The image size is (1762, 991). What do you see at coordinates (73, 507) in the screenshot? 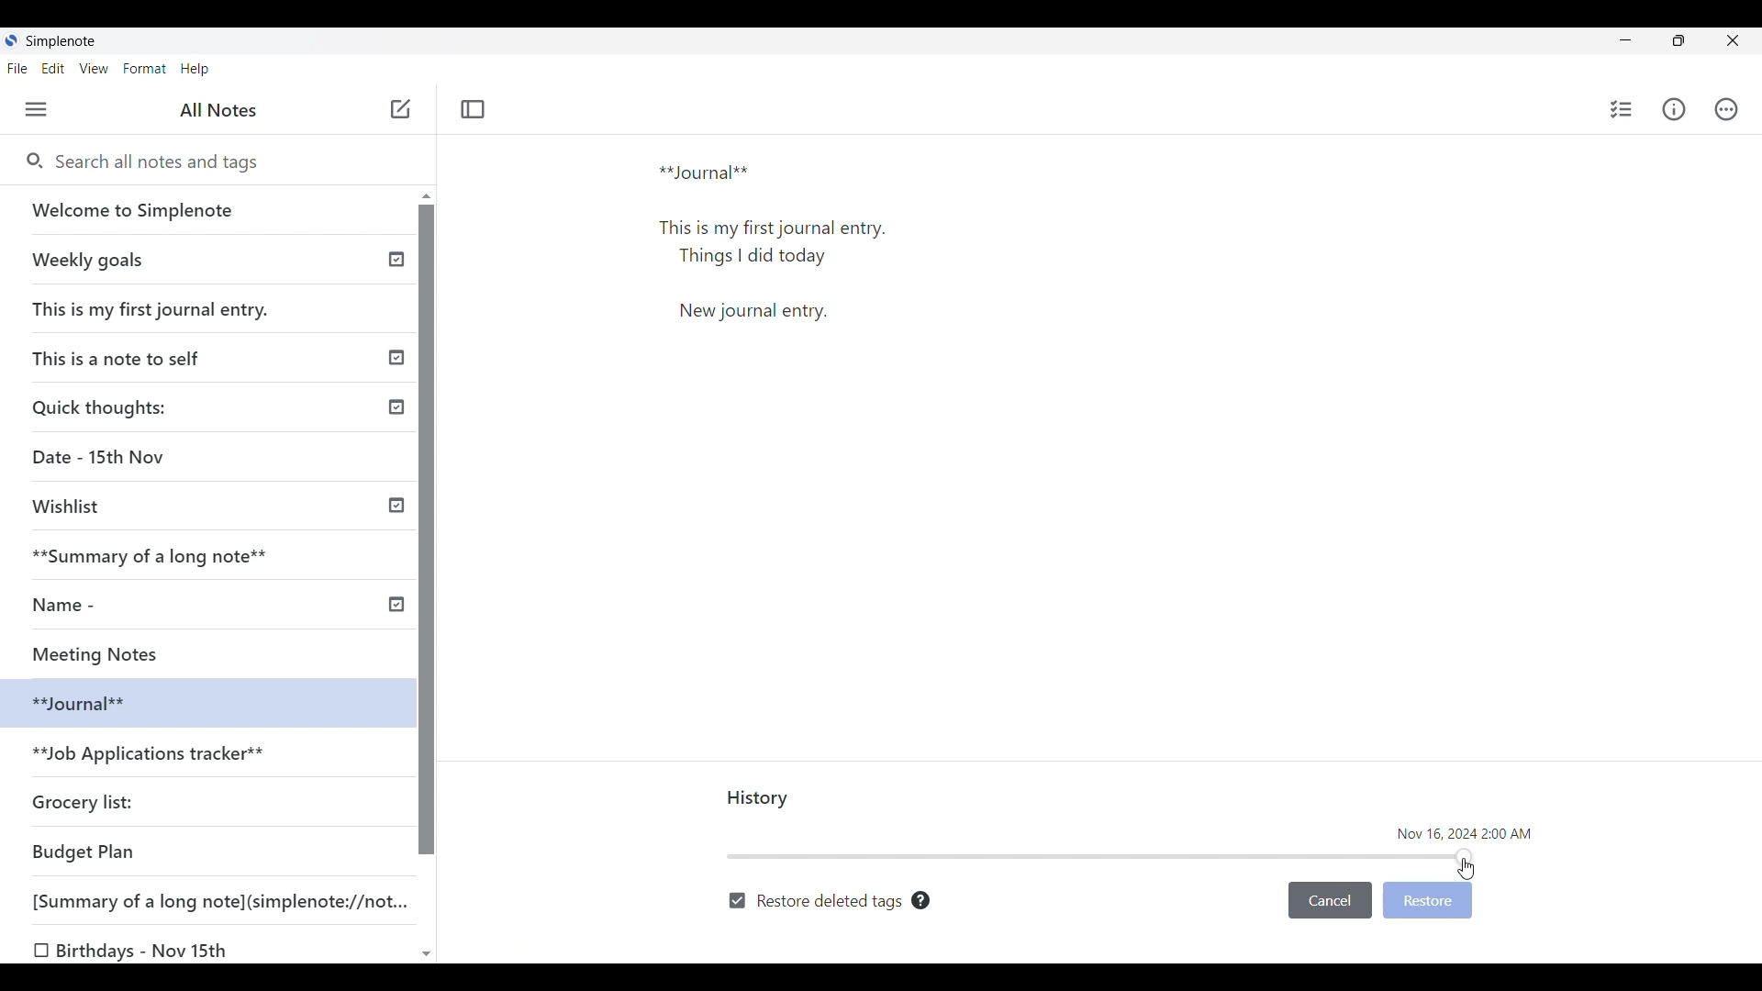
I see `Wishlist` at bounding box center [73, 507].